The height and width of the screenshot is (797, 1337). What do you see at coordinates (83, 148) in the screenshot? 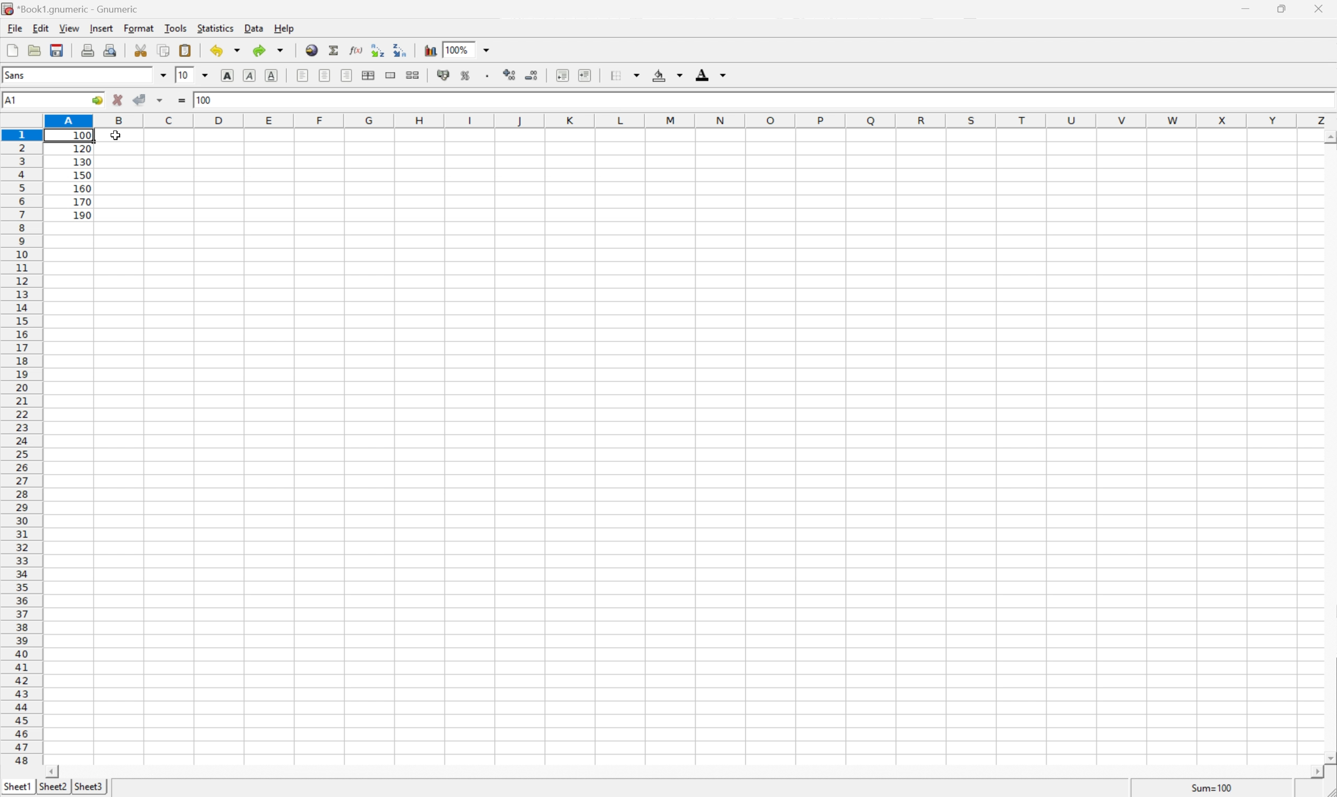
I see `120` at bounding box center [83, 148].